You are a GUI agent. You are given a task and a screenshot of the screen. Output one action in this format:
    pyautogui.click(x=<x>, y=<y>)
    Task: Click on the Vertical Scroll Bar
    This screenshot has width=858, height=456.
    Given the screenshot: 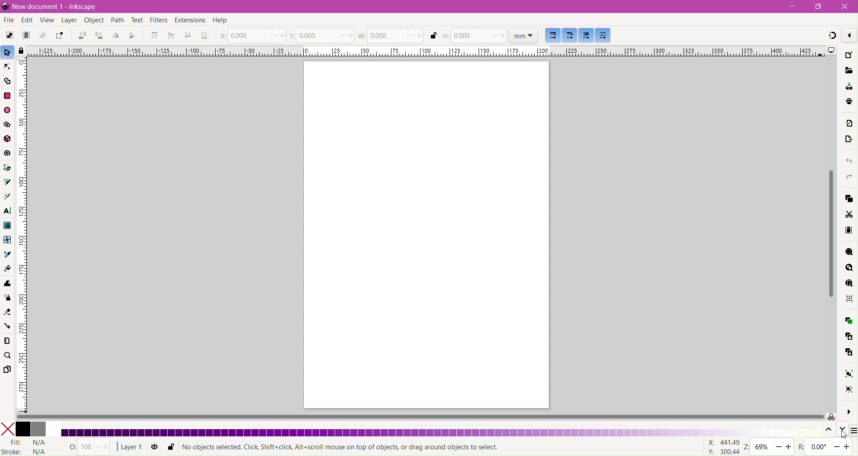 What is the action you would take?
    pyautogui.click(x=829, y=233)
    